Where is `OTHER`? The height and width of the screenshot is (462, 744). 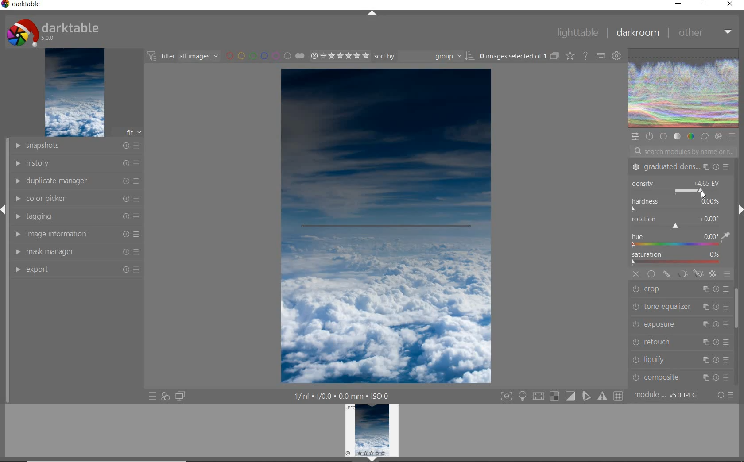
OTHER is located at coordinates (704, 34).